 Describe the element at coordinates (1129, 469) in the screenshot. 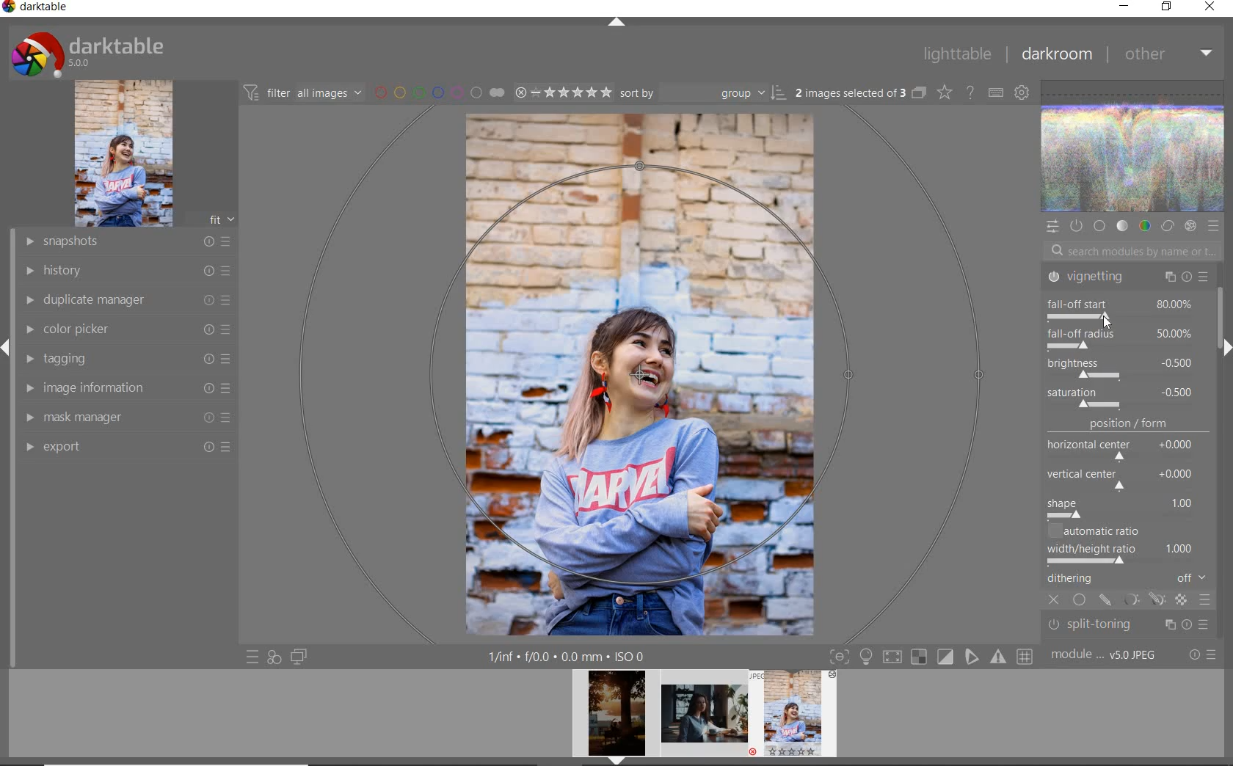

I see `position/form` at that location.